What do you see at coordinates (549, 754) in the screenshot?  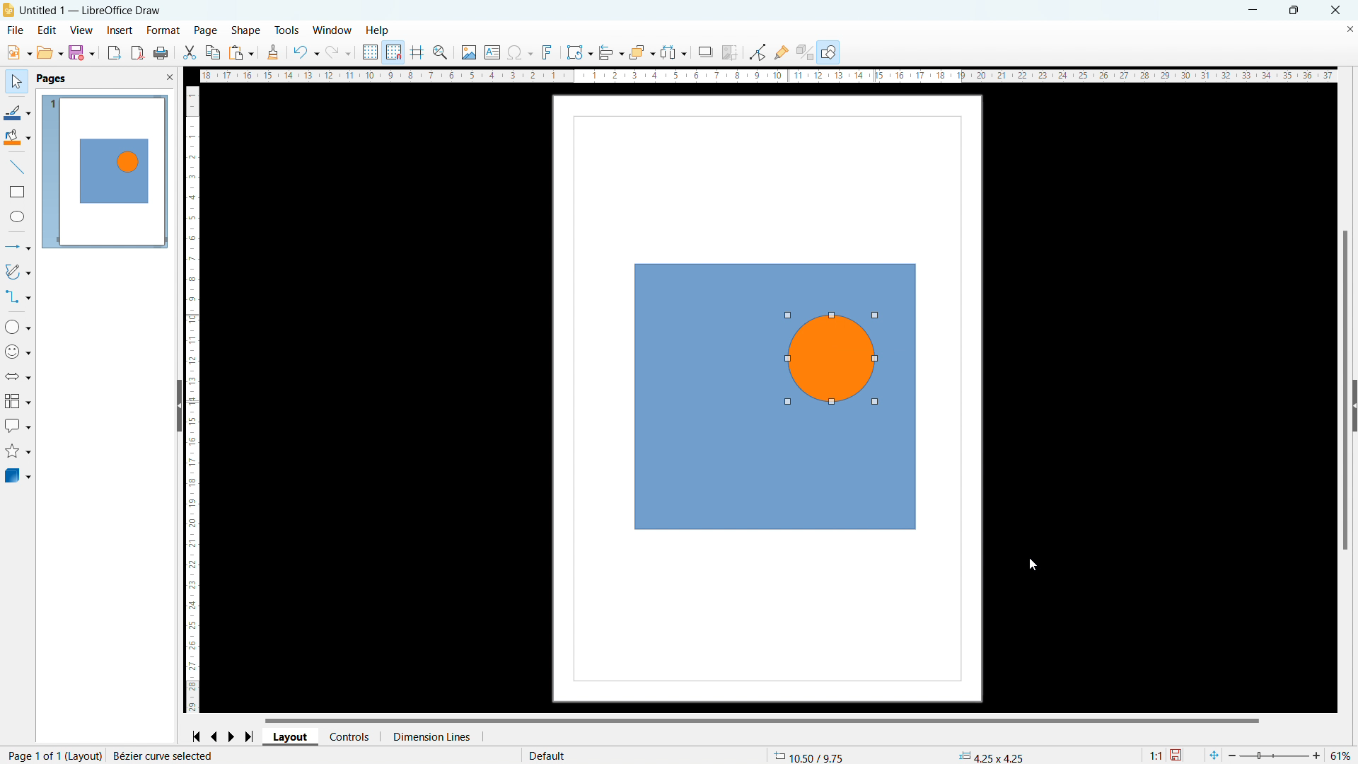 I see `default` at bounding box center [549, 754].